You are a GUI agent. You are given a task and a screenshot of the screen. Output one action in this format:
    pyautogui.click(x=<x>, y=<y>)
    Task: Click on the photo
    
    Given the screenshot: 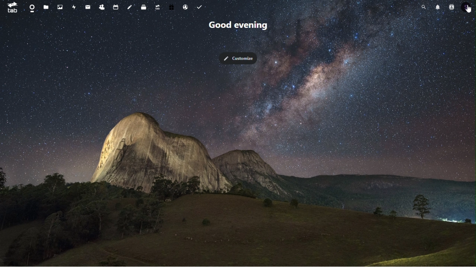 What is the action you would take?
    pyautogui.click(x=60, y=7)
    